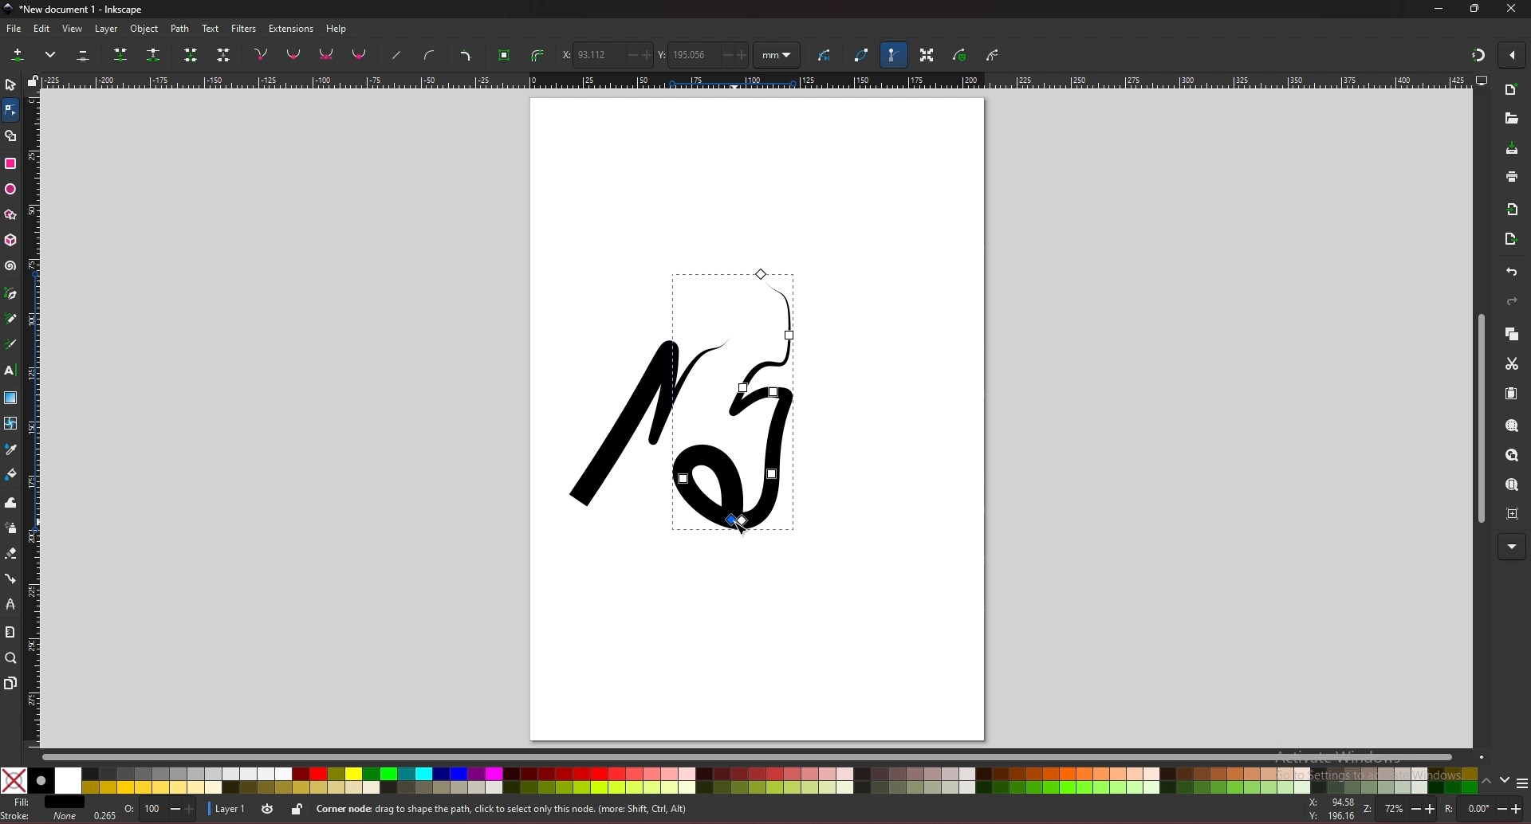 The image size is (1531, 824). What do you see at coordinates (326, 53) in the screenshot?
I see `symmetric node` at bounding box center [326, 53].